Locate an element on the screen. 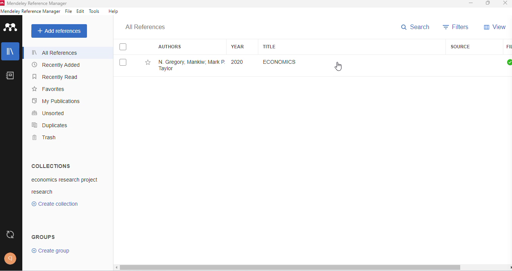 Image resolution: width=512 pixels, height=271 pixels. create collection is located at coordinates (55, 204).